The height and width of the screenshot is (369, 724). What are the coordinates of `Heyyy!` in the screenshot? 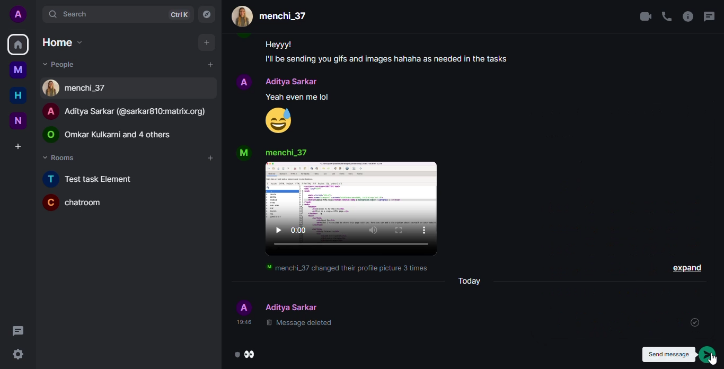 It's located at (279, 45).